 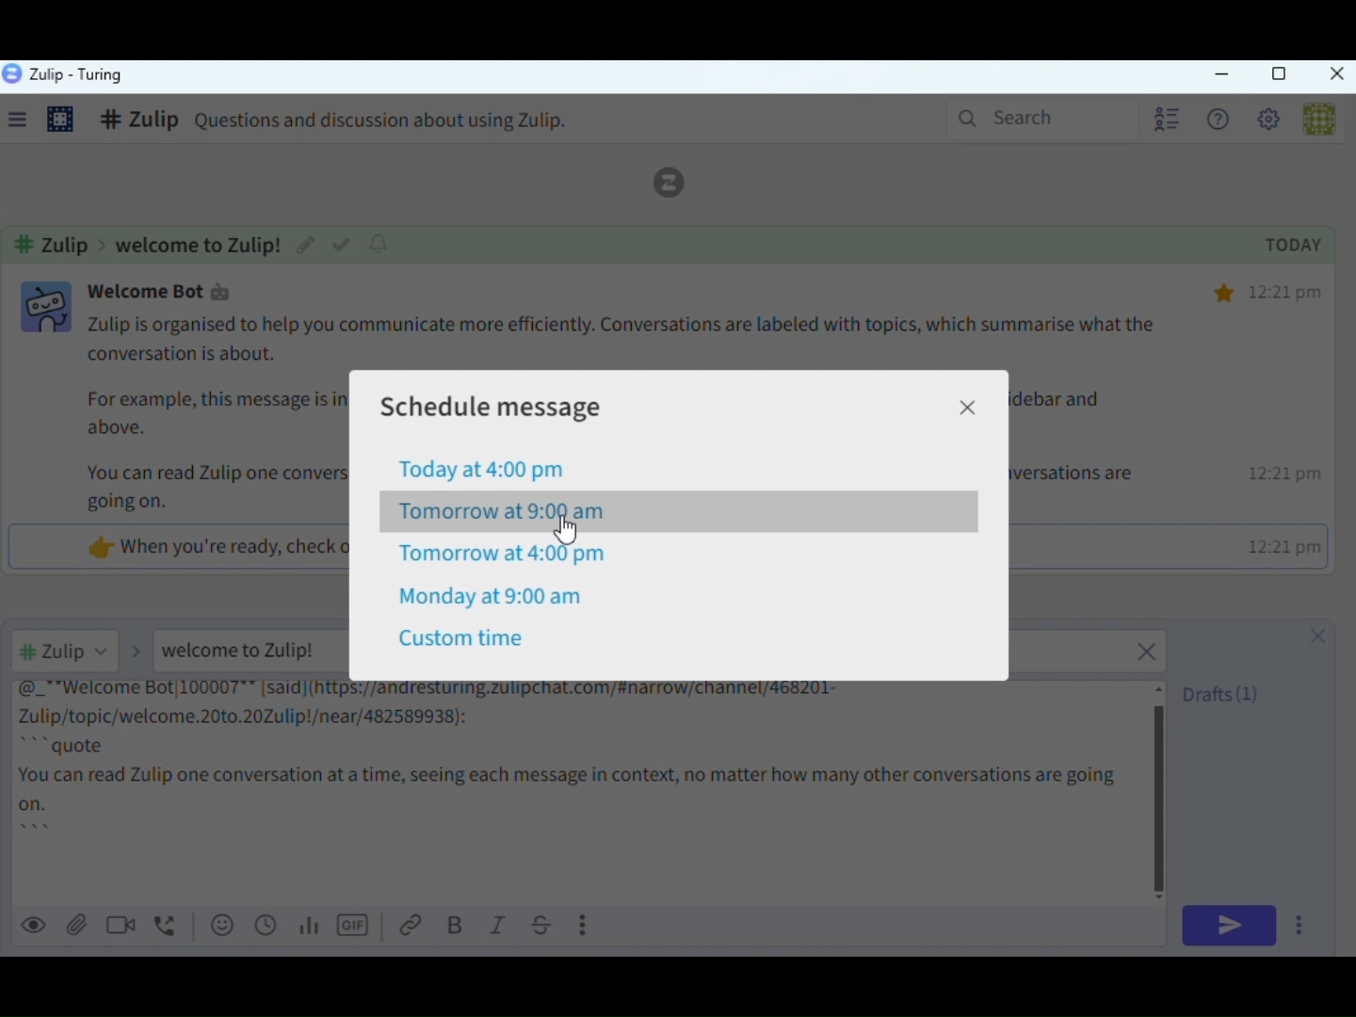 I want to click on Attachments, so click(x=77, y=925).